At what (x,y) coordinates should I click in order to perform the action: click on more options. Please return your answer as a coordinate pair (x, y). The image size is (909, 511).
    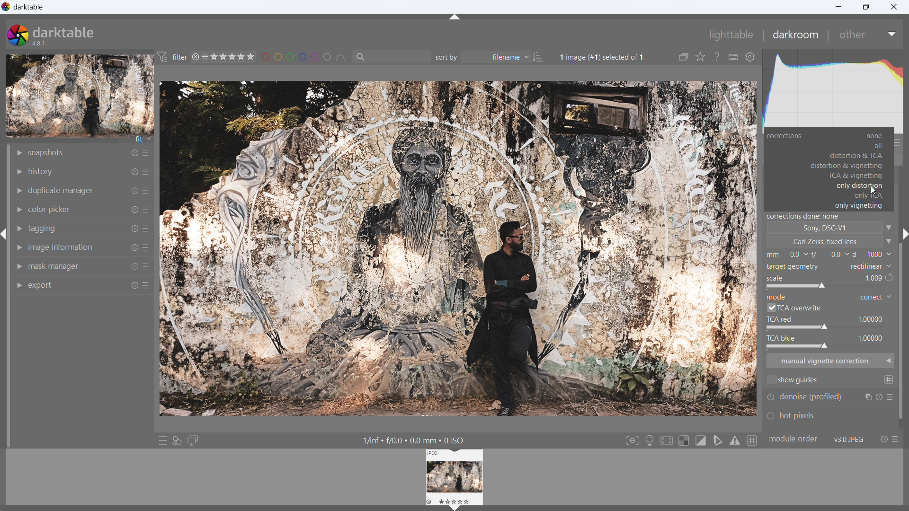
    Looking at the image, I should click on (147, 191).